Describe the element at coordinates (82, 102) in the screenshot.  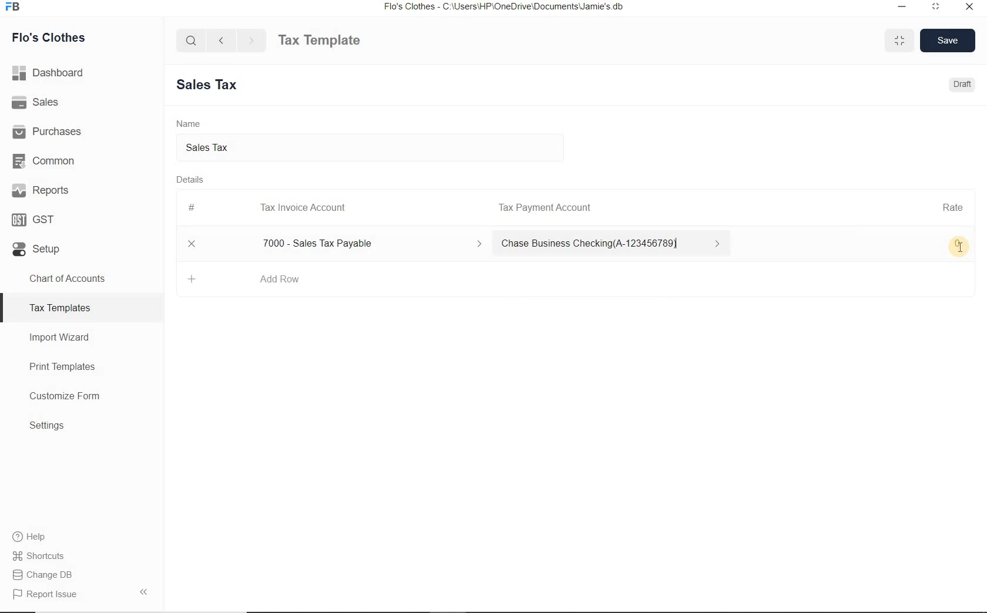
I see `Sales` at that location.